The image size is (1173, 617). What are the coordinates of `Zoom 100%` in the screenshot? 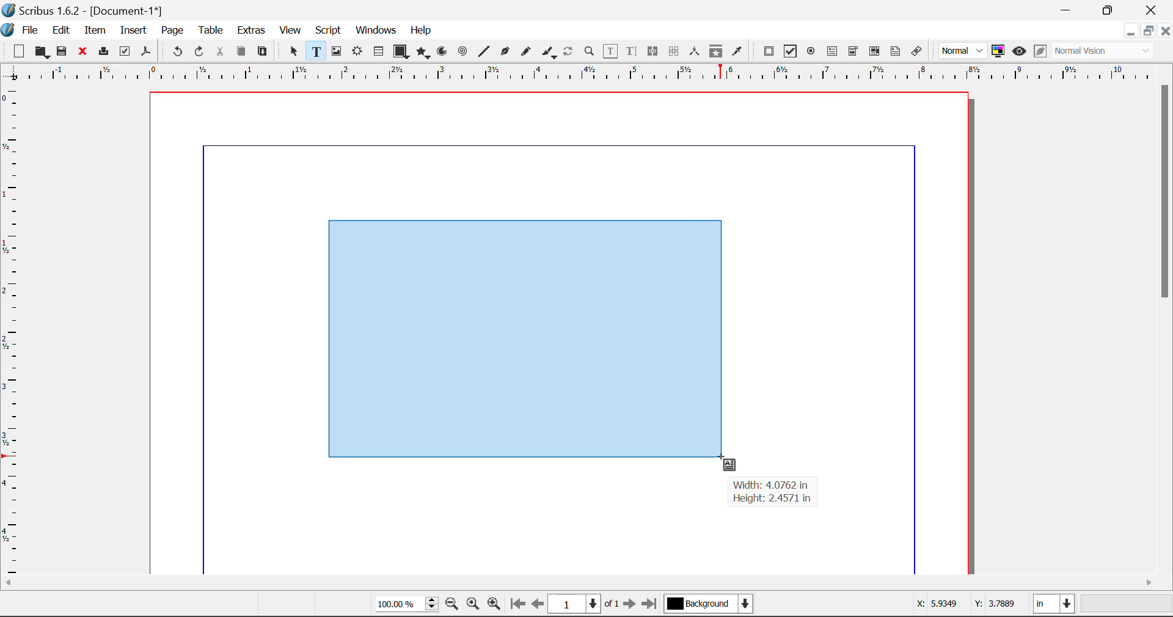 It's located at (407, 605).